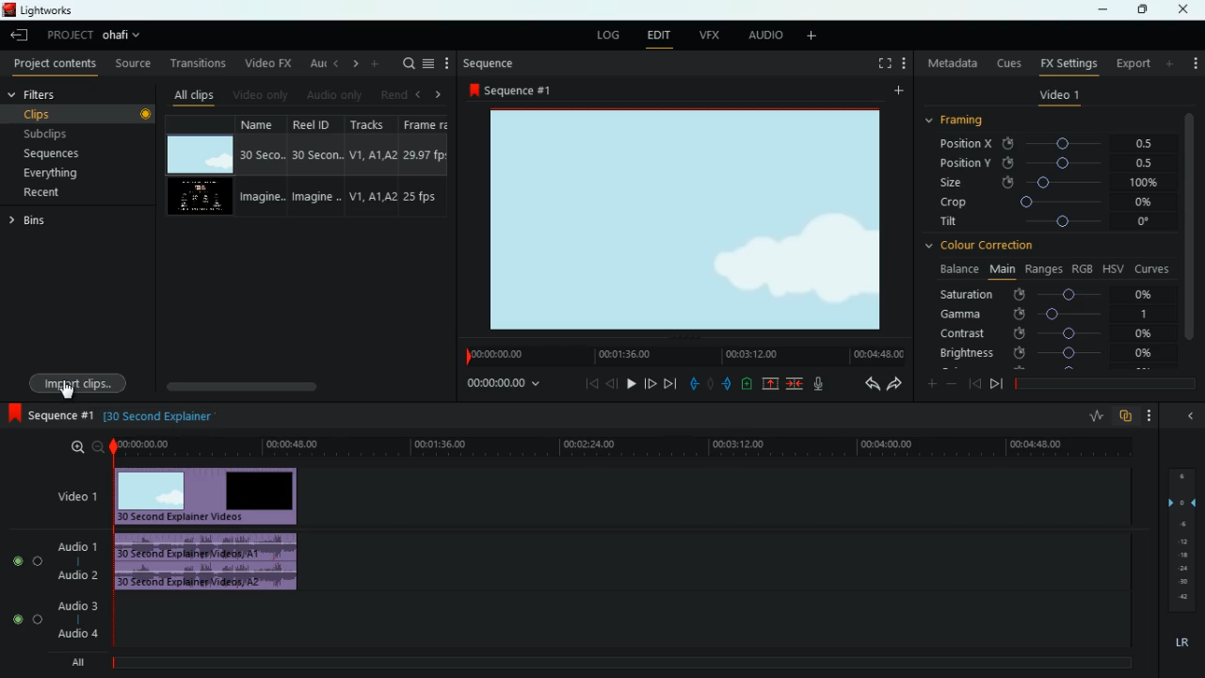 The image size is (1205, 678). Describe the element at coordinates (1171, 63) in the screenshot. I see `more` at that location.